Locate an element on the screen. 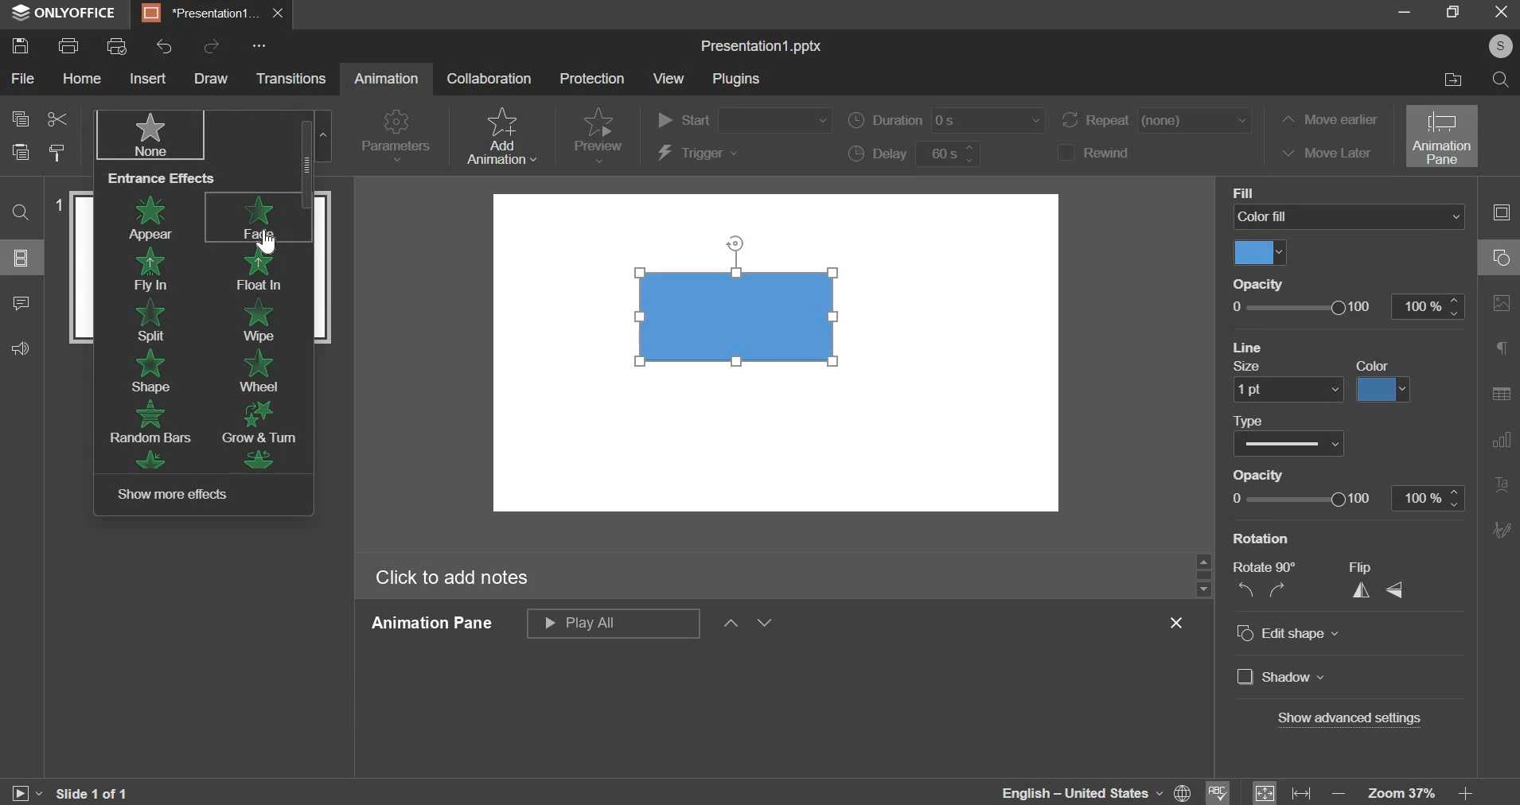 Image resolution: width=1520 pixels, height=805 pixels. transitions is located at coordinates (292, 80).